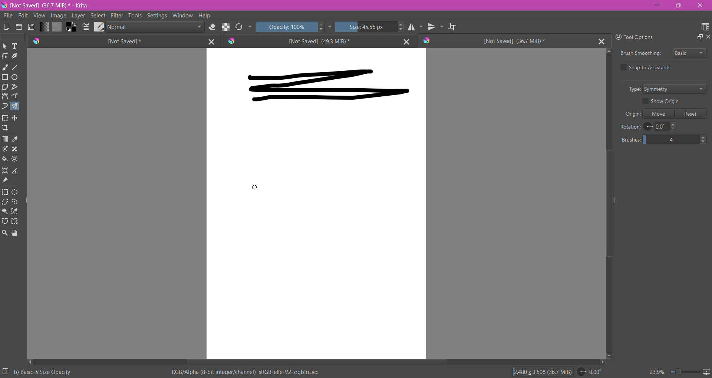 The image size is (712, 378). Describe the element at coordinates (16, 96) in the screenshot. I see `Freehand Path Tool` at that location.